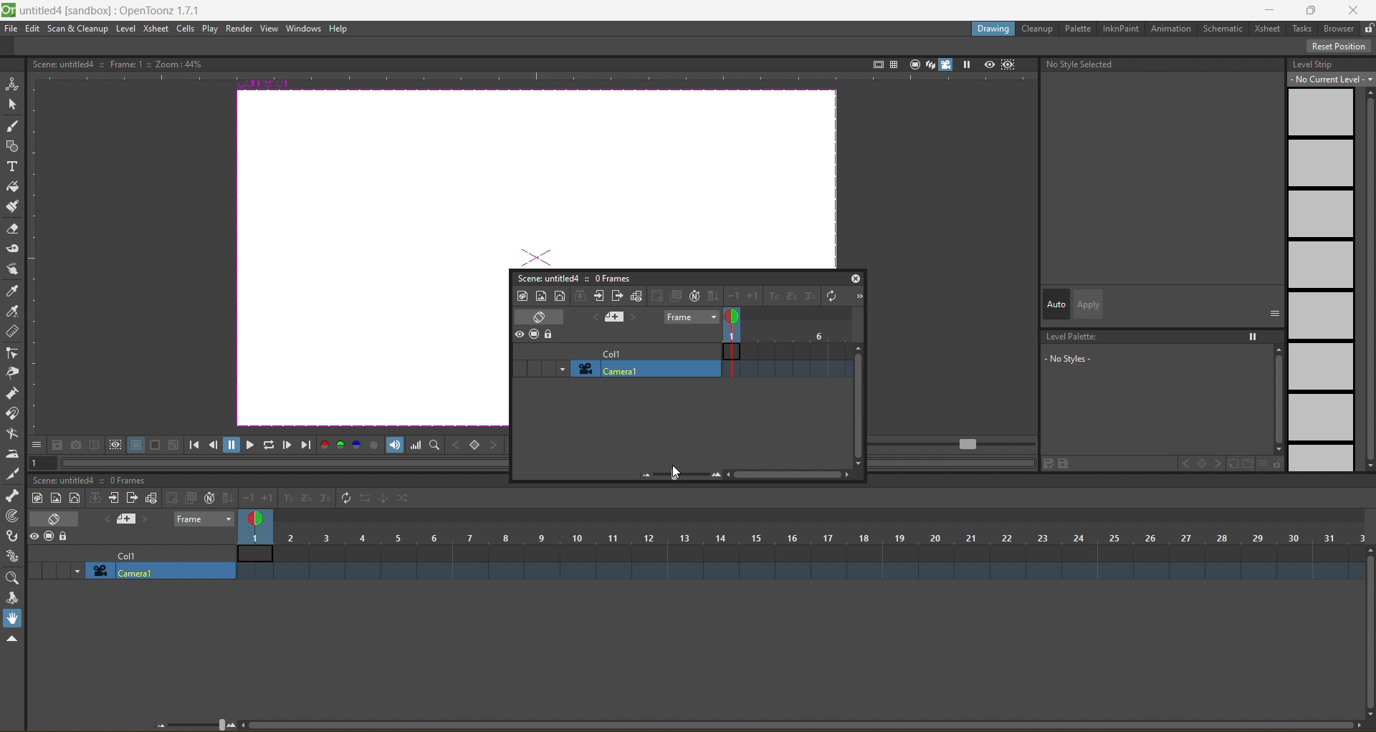  What do you see at coordinates (1174, 29) in the screenshot?
I see `animation` at bounding box center [1174, 29].